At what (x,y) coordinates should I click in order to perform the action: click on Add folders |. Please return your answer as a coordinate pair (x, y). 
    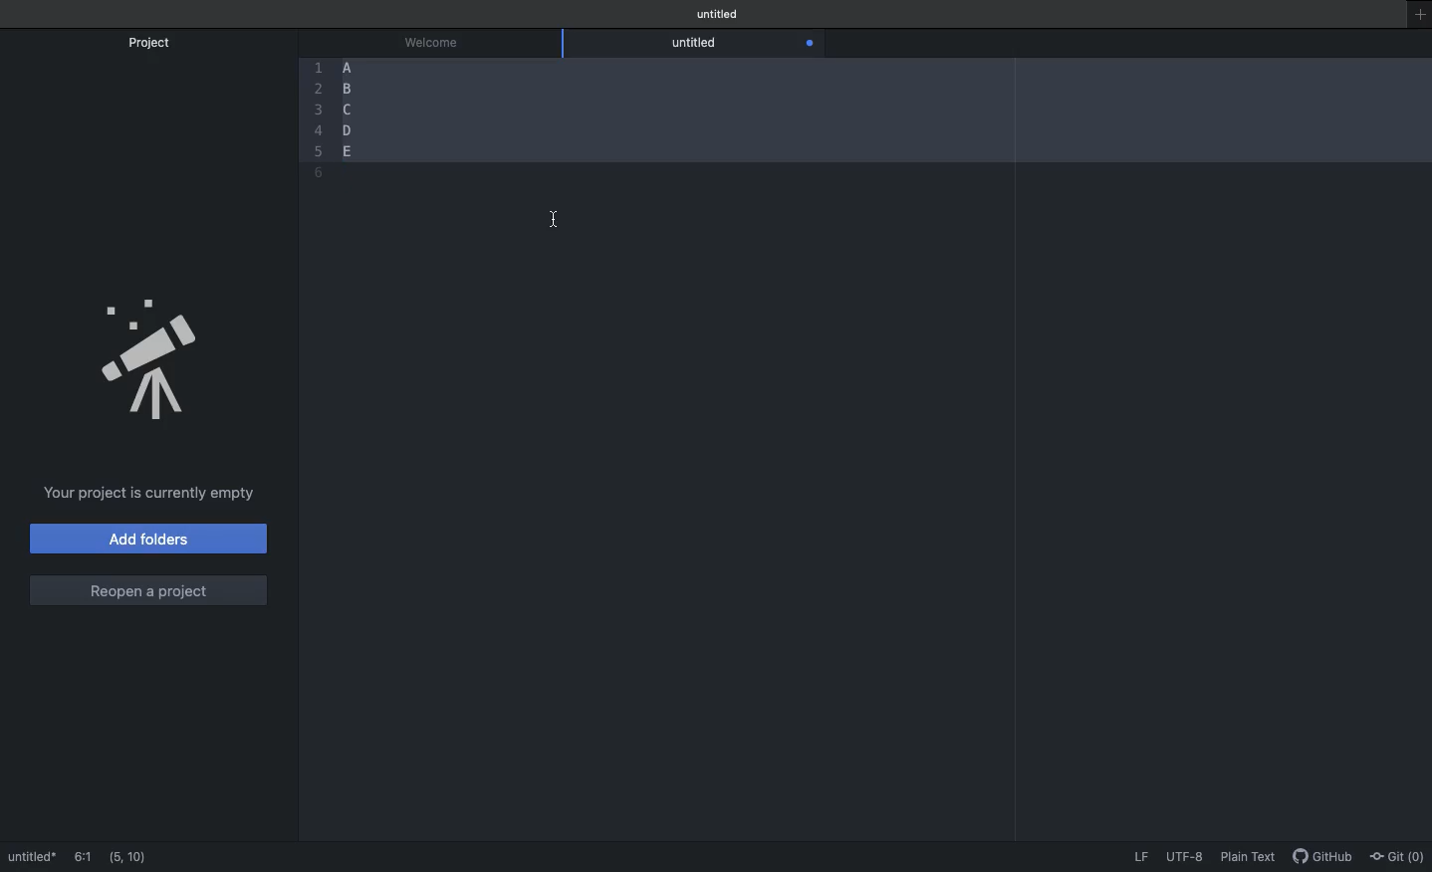
    Looking at the image, I should click on (149, 542).